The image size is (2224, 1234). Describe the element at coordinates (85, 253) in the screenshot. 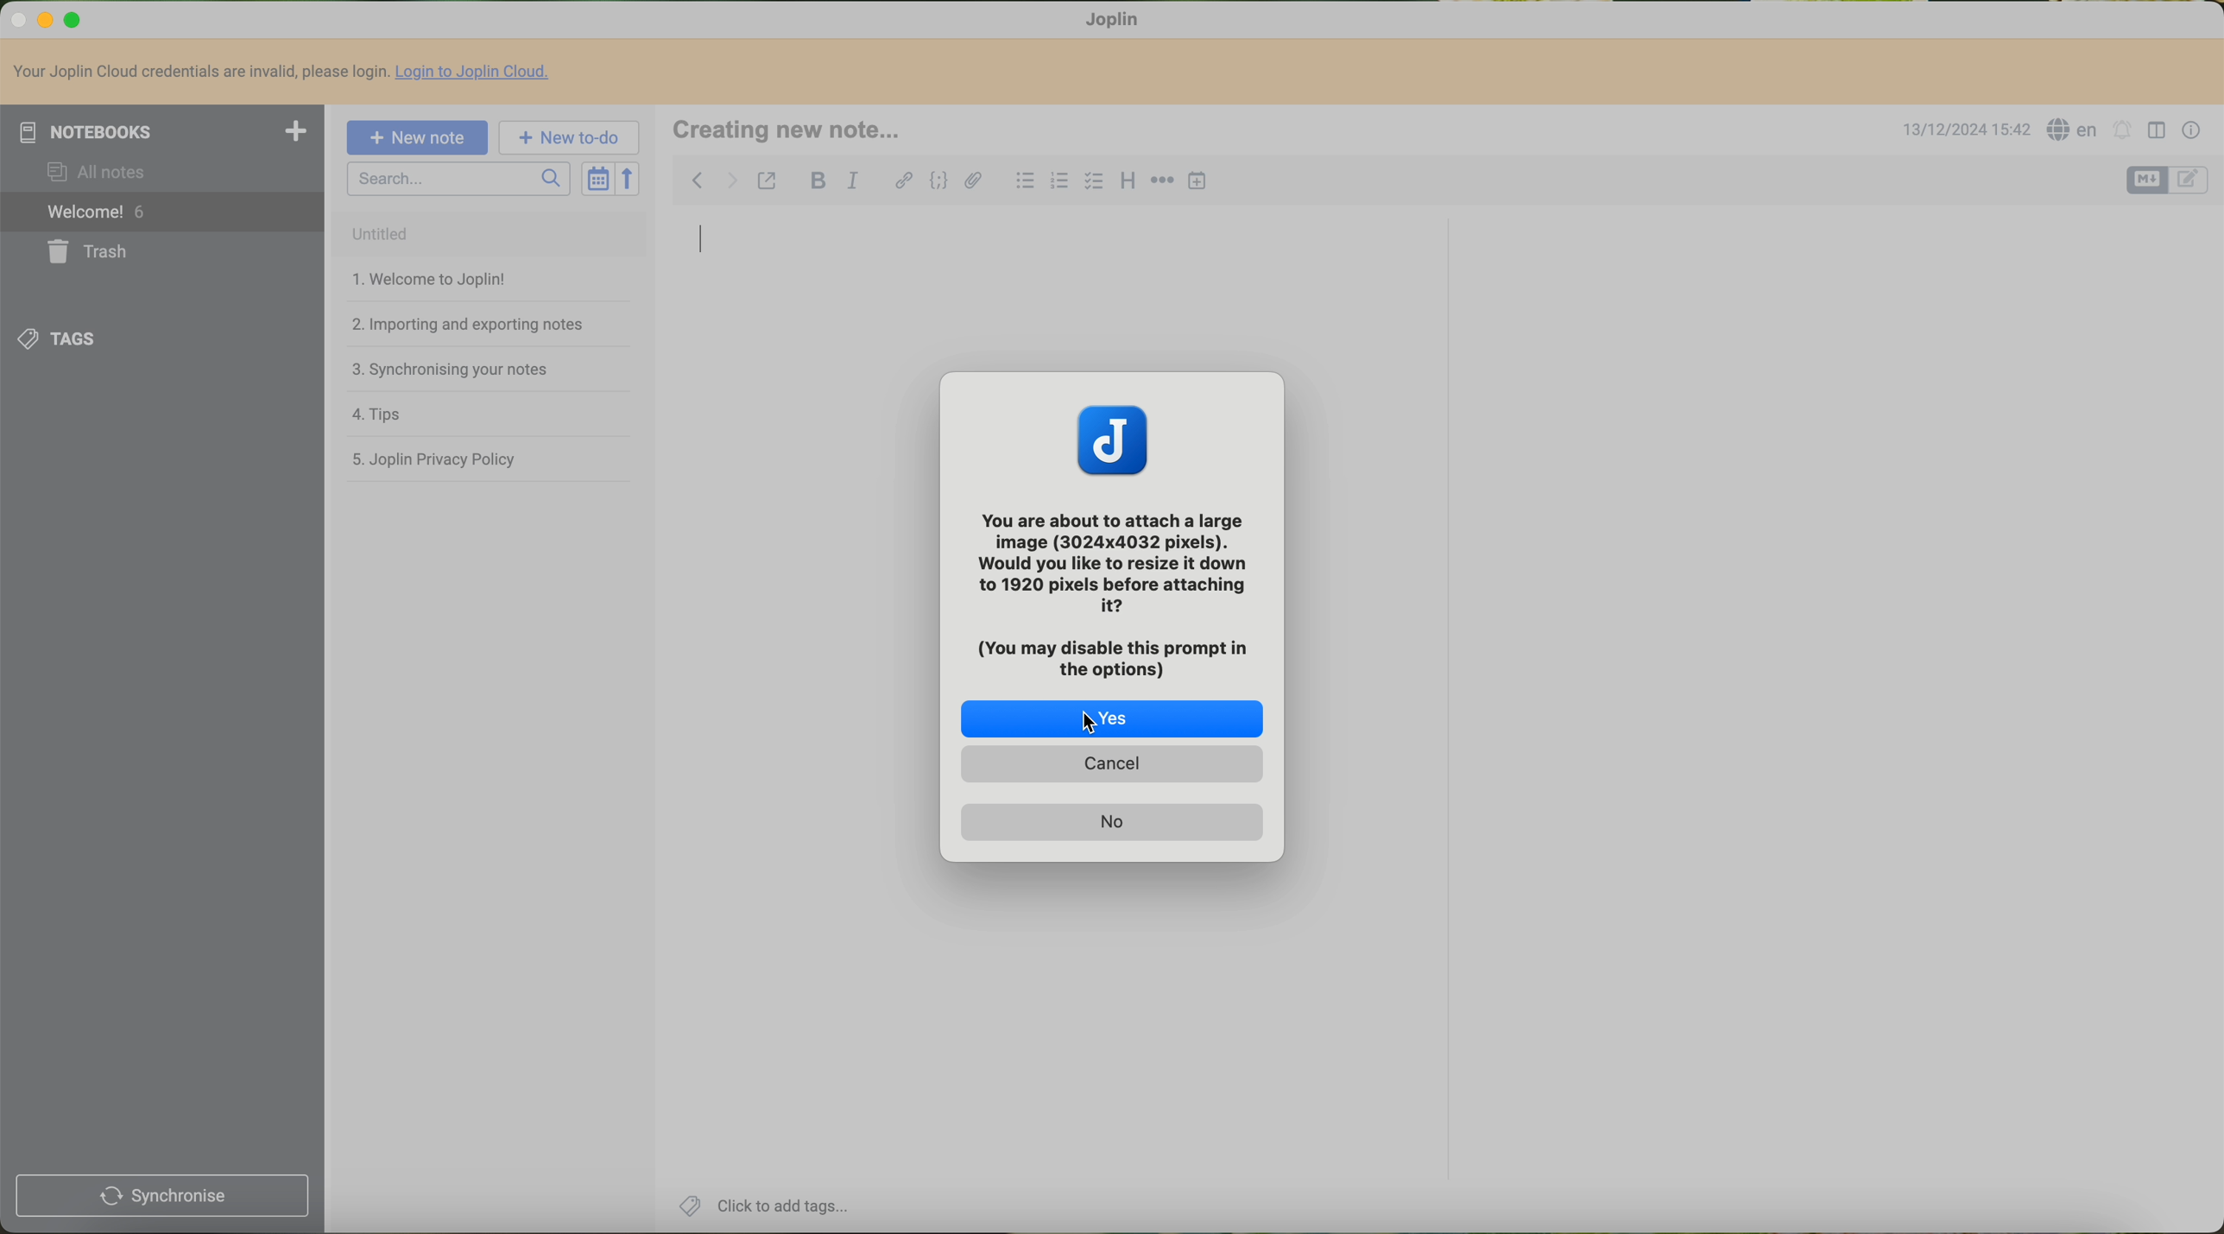

I see `trash` at that location.